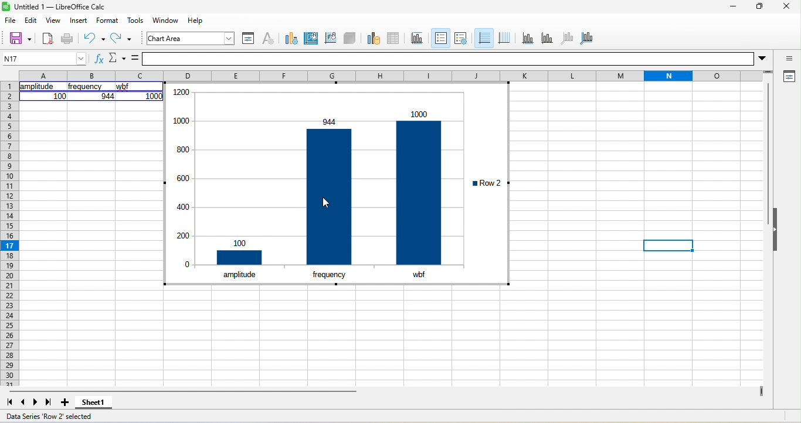 The image size is (801, 423). I want to click on chart type, so click(290, 39).